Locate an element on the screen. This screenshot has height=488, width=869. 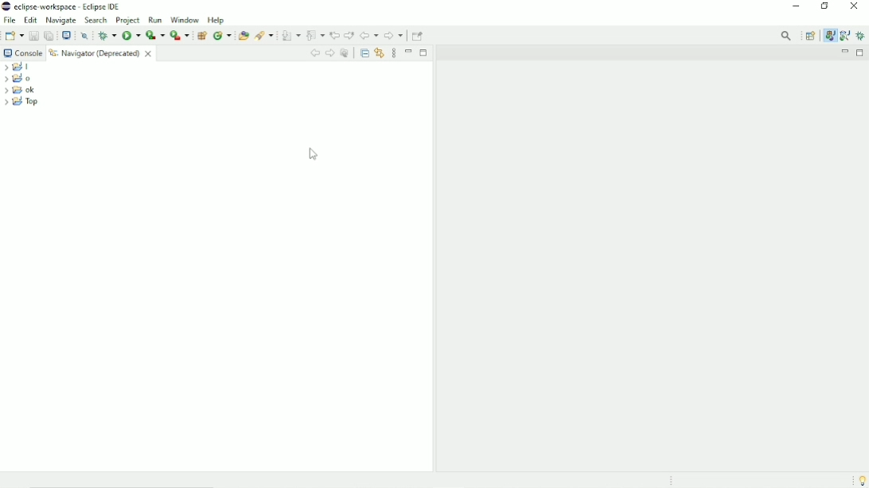
Maximize is located at coordinates (423, 52).